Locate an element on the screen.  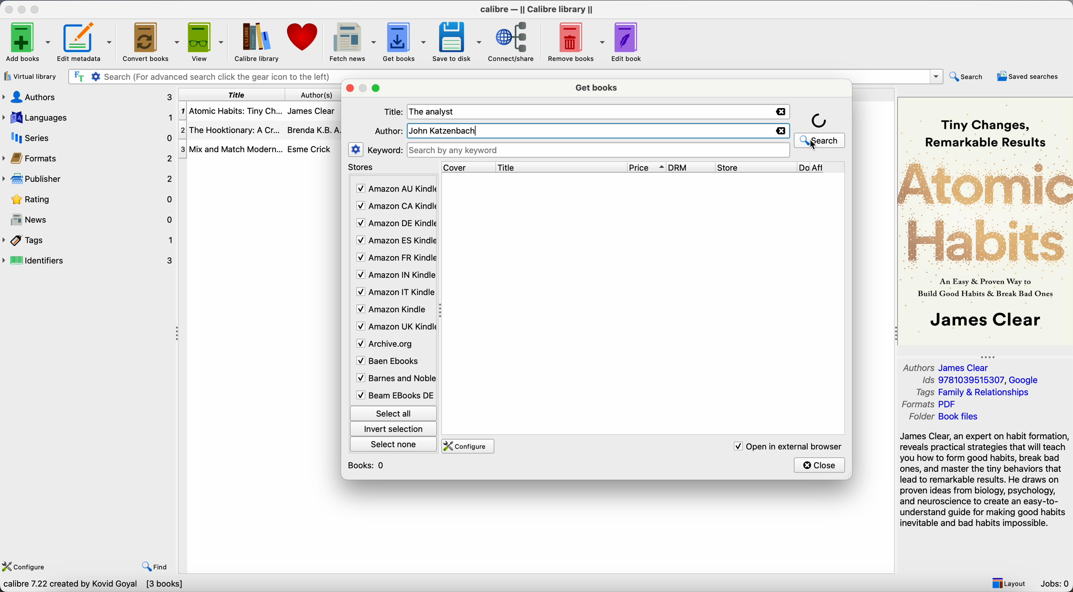
Amazon FR Kindle is located at coordinates (394, 259).